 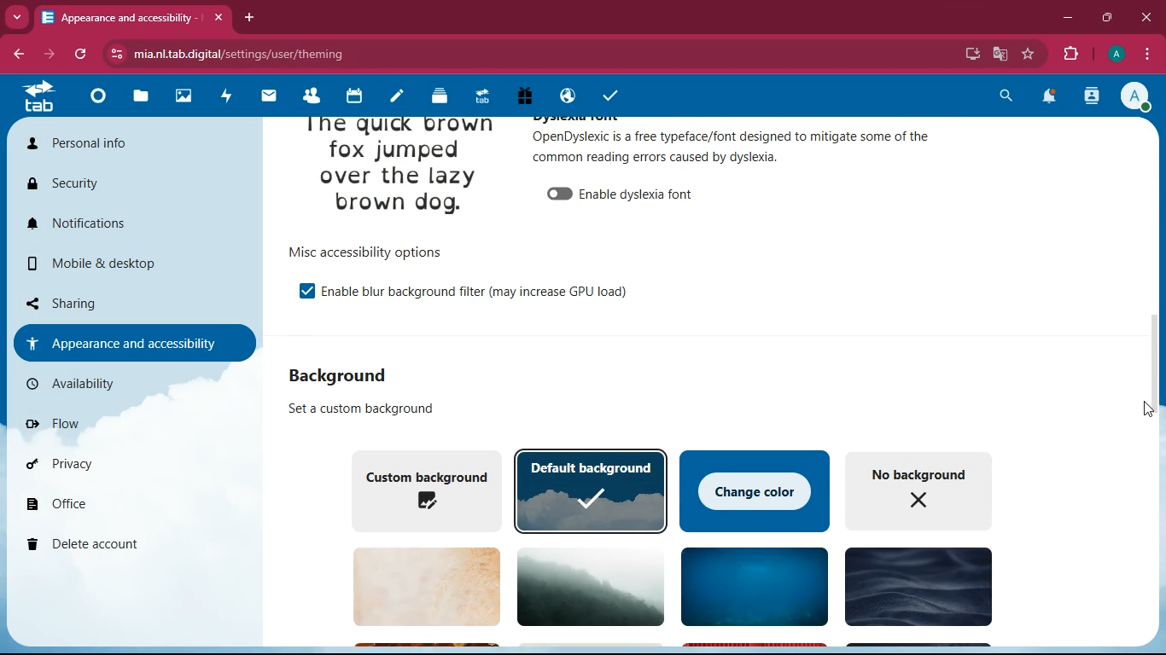 What do you see at coordinates (969, 55) in the screenshot?
I see `desktop` at bounding box center [969, 55].